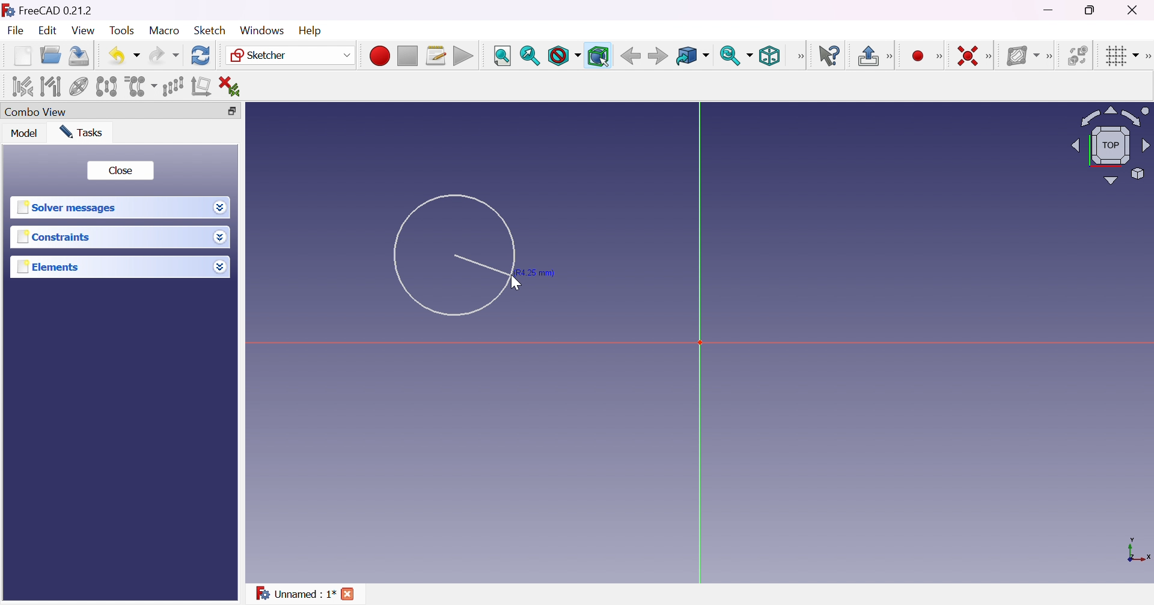 The width and height of the screenshot is (1154, 605). I want to click on Refresh, so click(201, 56).